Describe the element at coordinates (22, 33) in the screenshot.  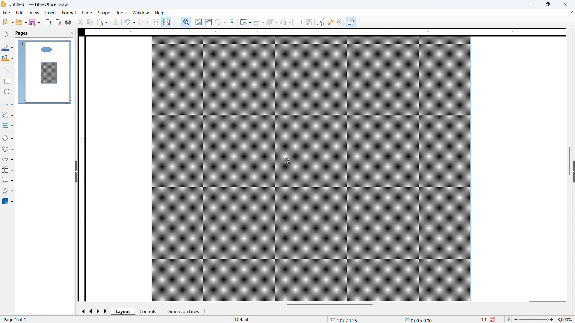
I see `pages ` at that location.